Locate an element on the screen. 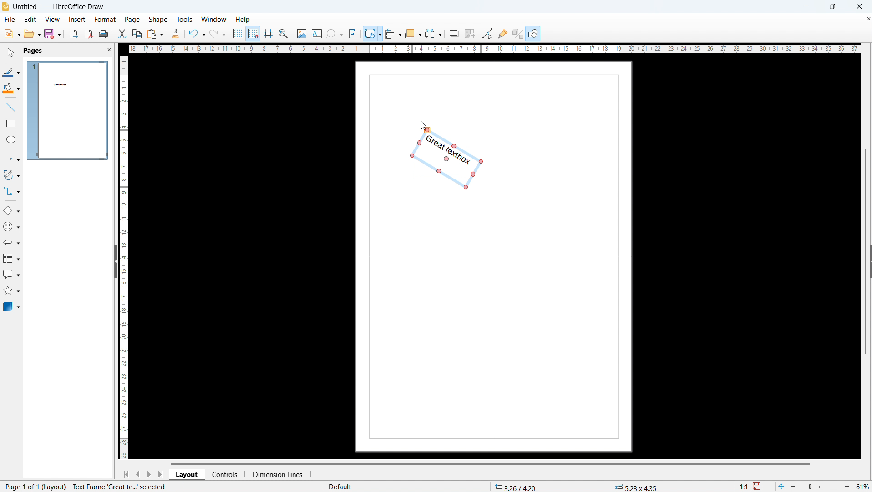 The image size is (872, 492). default page style is located at coordinates (339, 487).